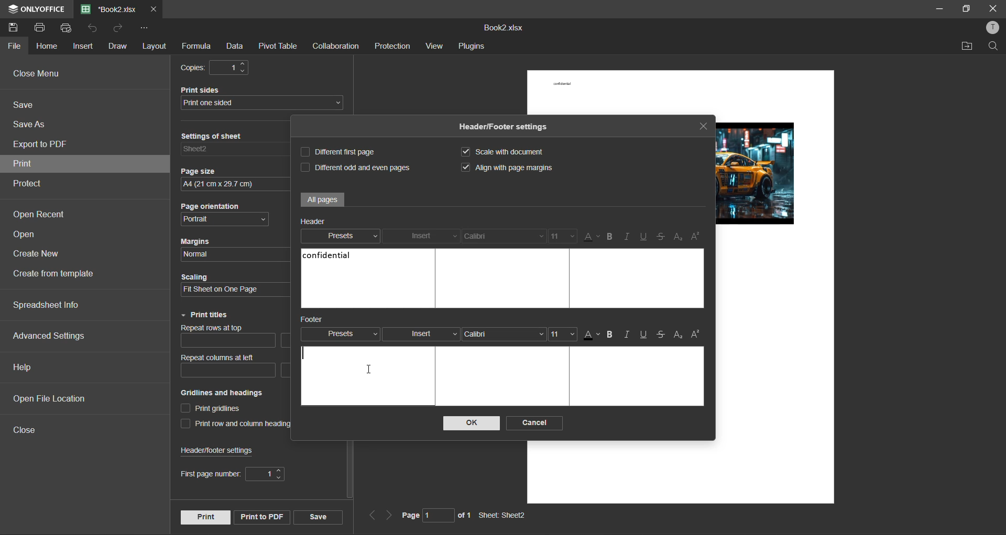 The image size is (1006, 535). Describe the element at coordinates (697, 337) in the screenshot. I see `superscript` at that location.